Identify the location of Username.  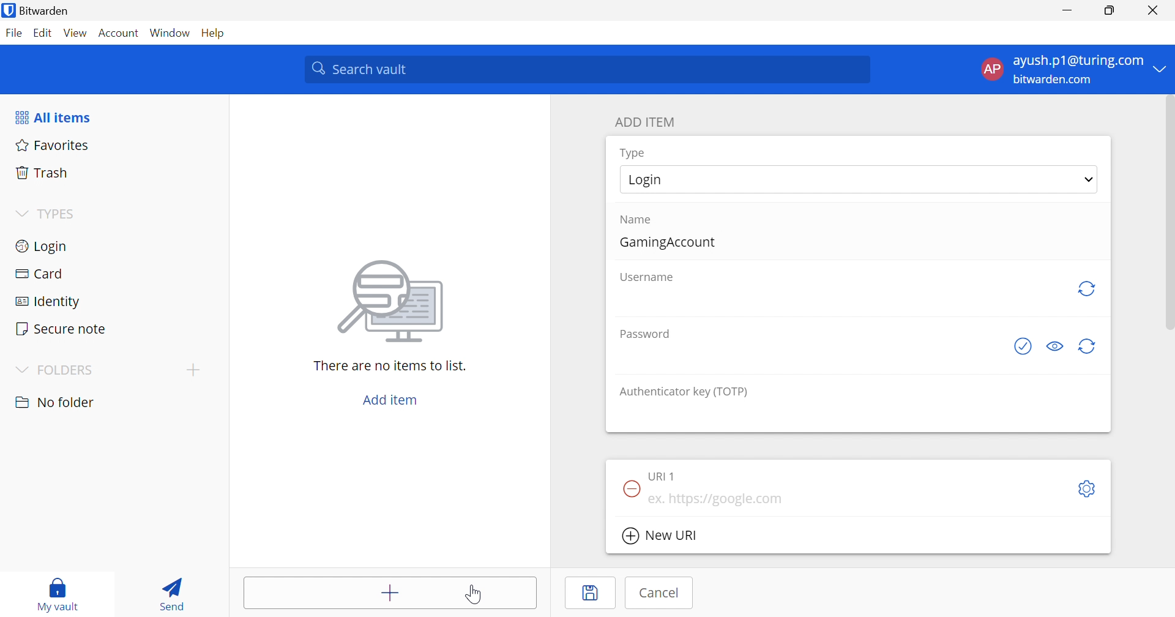
(649, 278).